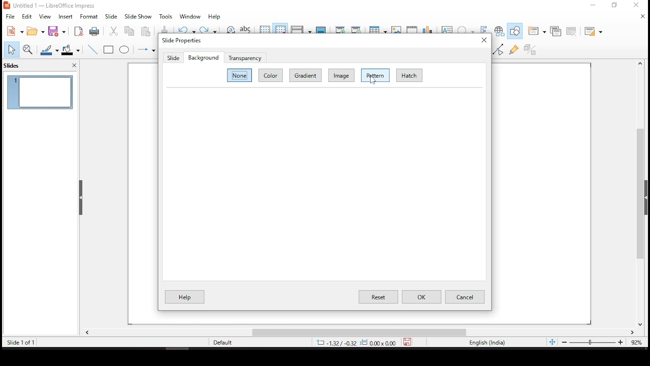  What do you see at coordinates (639, 6) in the screenshot?
I see `close window` at bounding box center [639, 6].